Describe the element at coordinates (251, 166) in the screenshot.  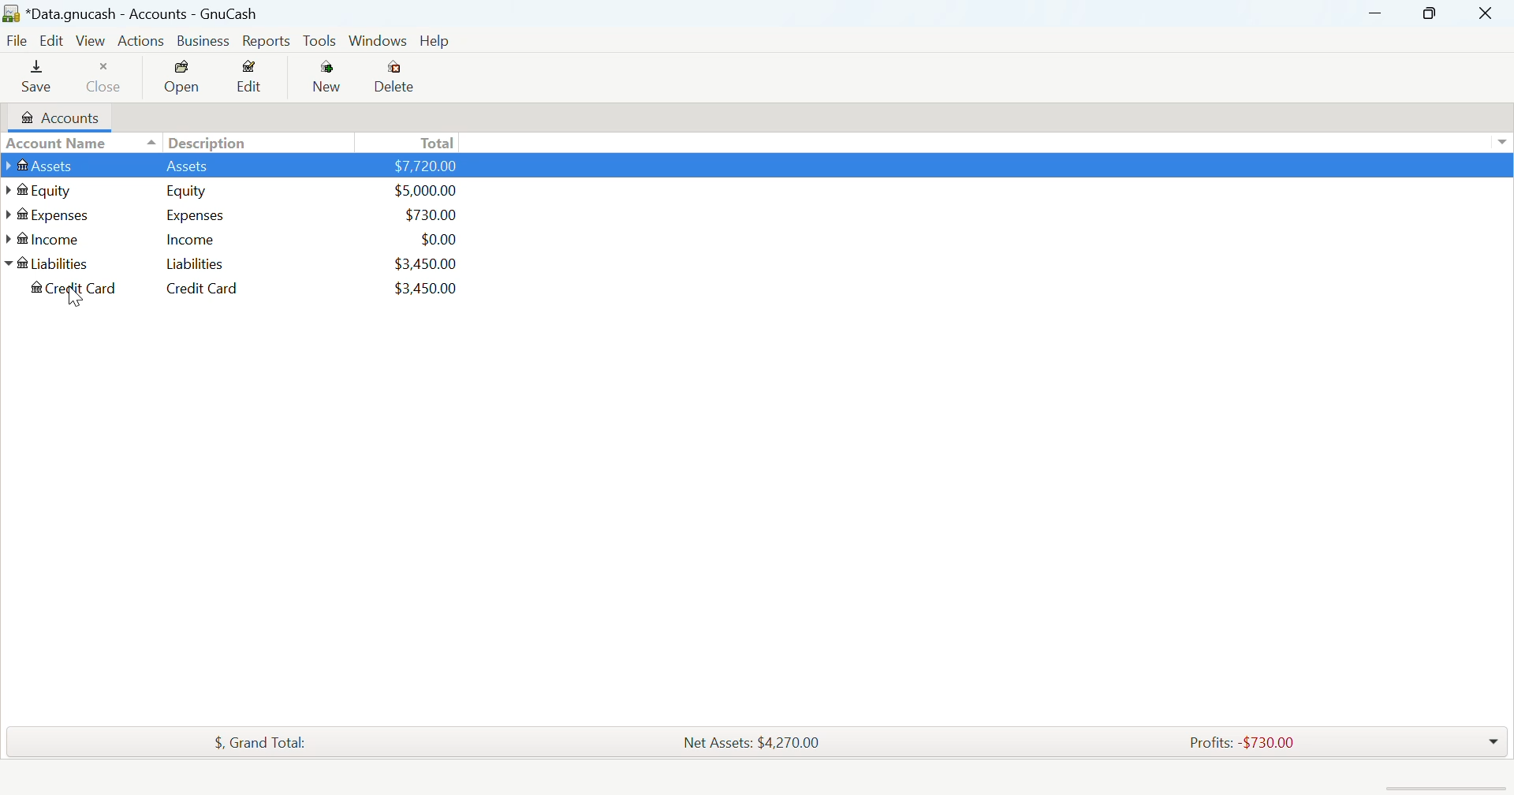
I see `Assets Assets $7,720.00` at that location.